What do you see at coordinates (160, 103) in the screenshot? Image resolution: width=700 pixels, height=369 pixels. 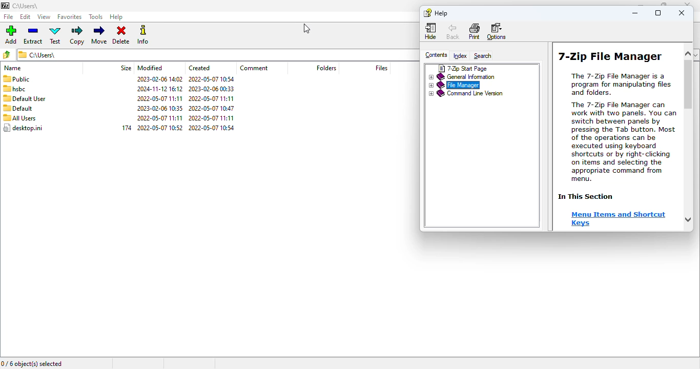 I see `modified date & time` at bounding box center [160, 103].